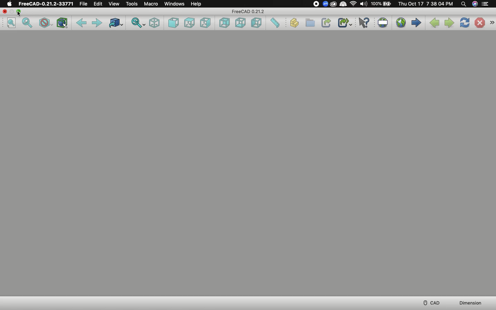  What do you see at coordinates (151, 4) in the screenshot?
I see `Macro` at bounding box center [151, 4].